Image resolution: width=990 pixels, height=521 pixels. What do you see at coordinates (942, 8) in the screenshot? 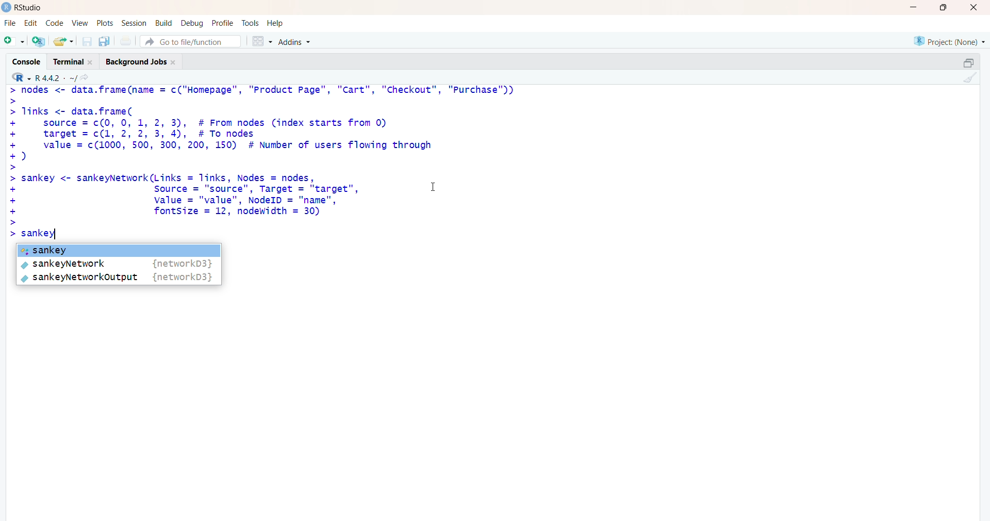
I see `maximize` at bounding box center [942, 8].